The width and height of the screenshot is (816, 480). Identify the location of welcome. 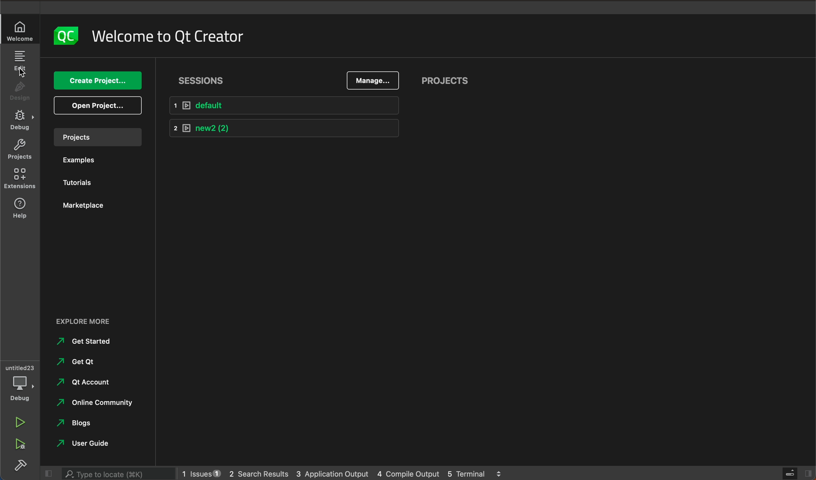
(19, 29).